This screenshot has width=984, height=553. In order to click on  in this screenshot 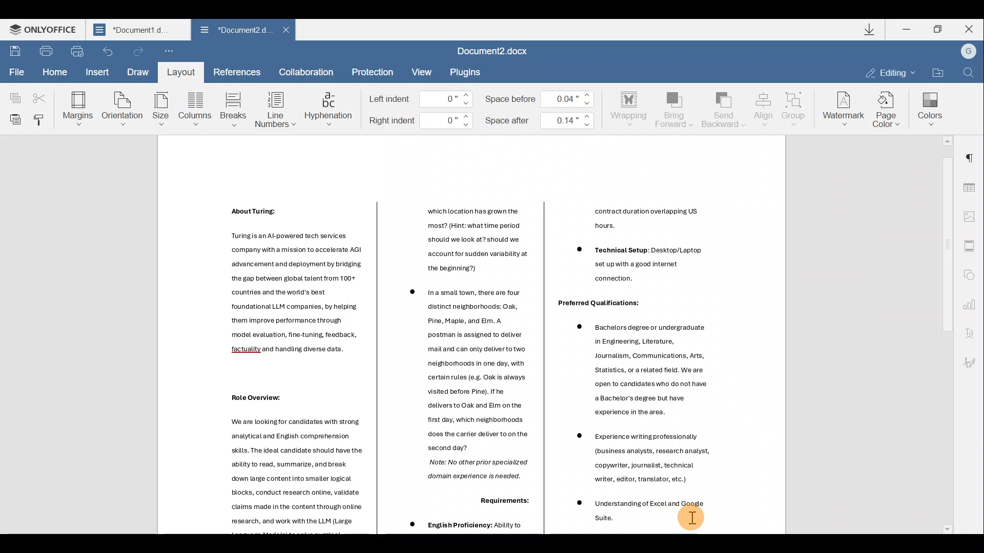, I will do `click(646, 367)`.